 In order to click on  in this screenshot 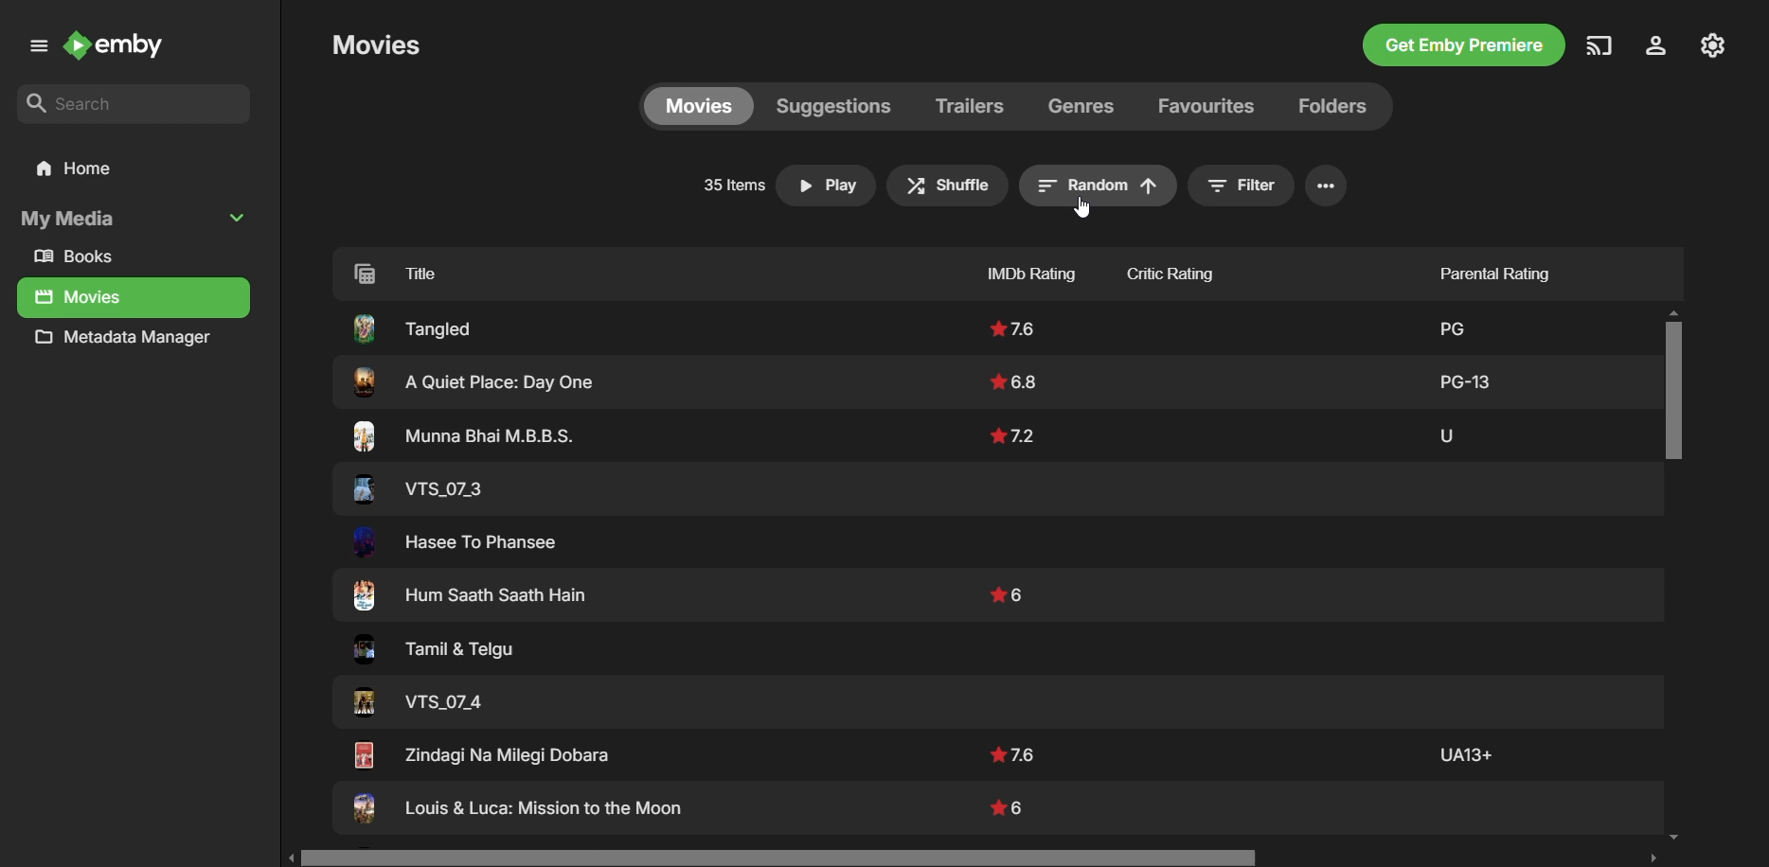, I will do `click(469, 382)`.